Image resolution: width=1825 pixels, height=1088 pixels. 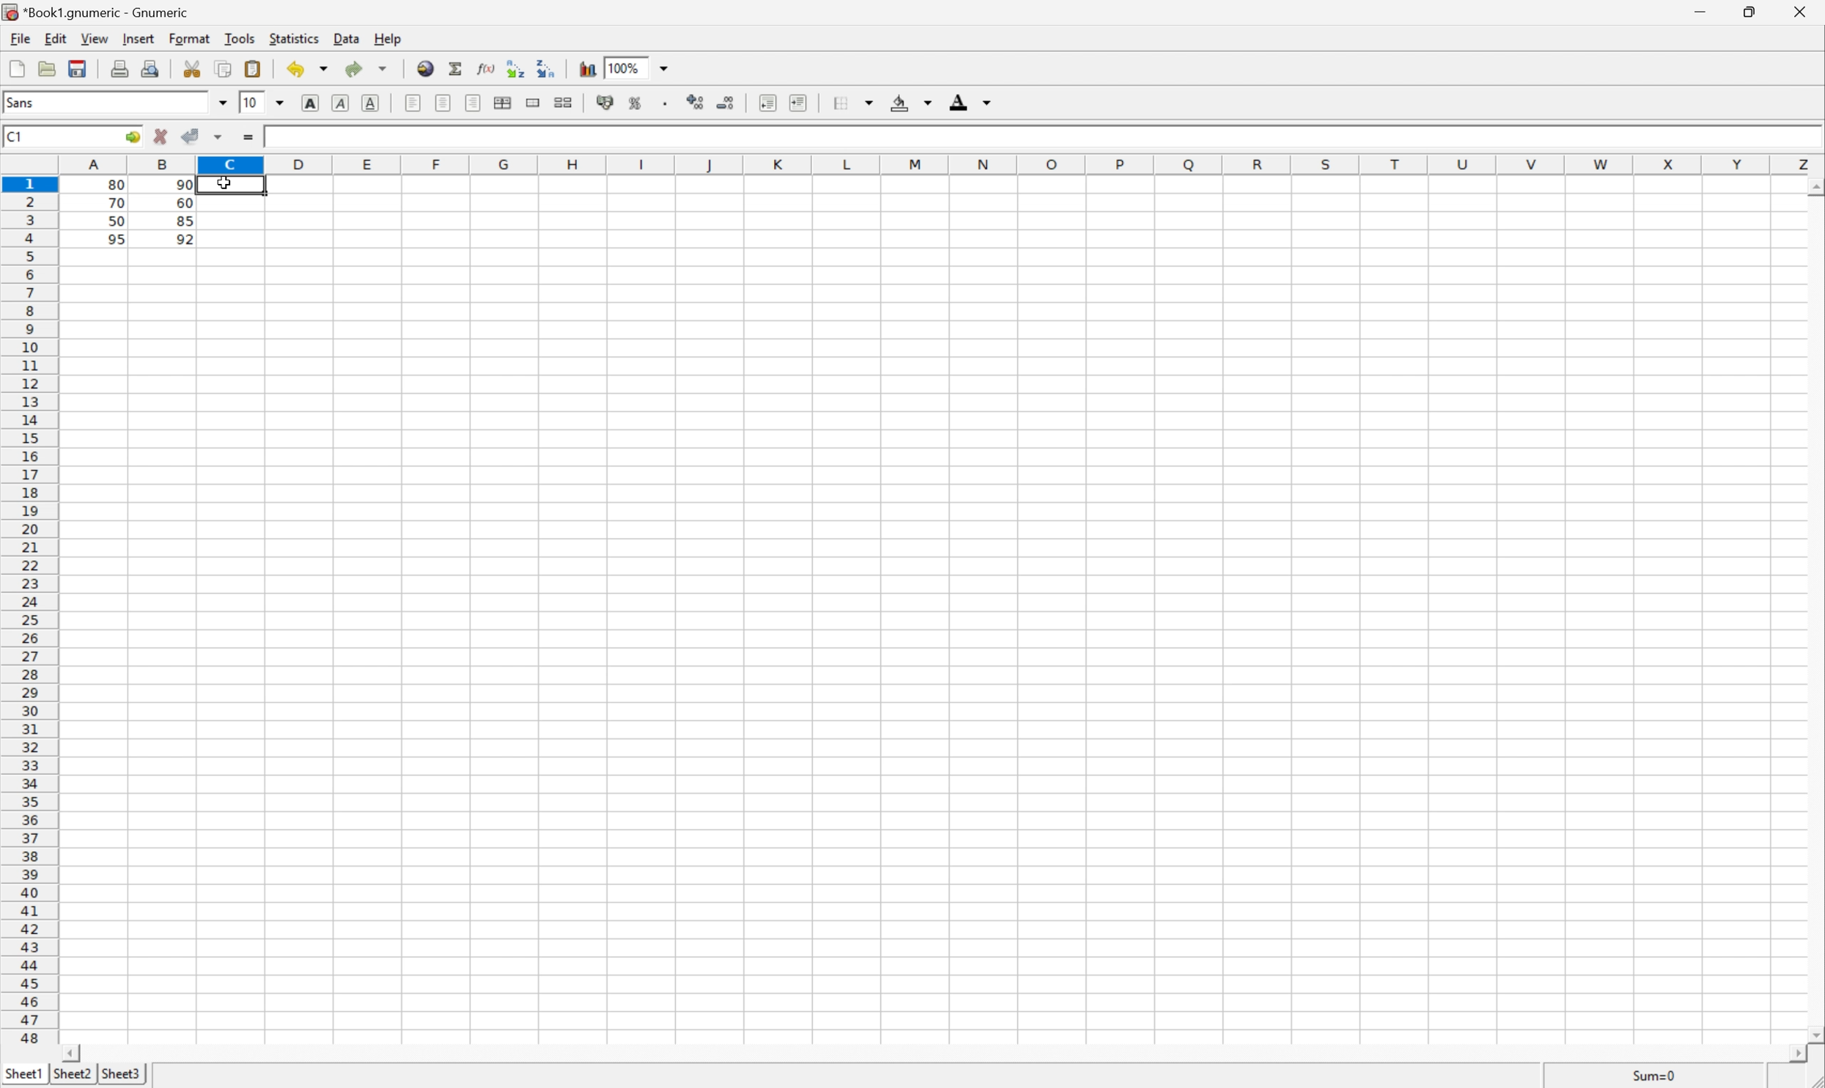 I want to click on Background, so click(x=912, y=103).